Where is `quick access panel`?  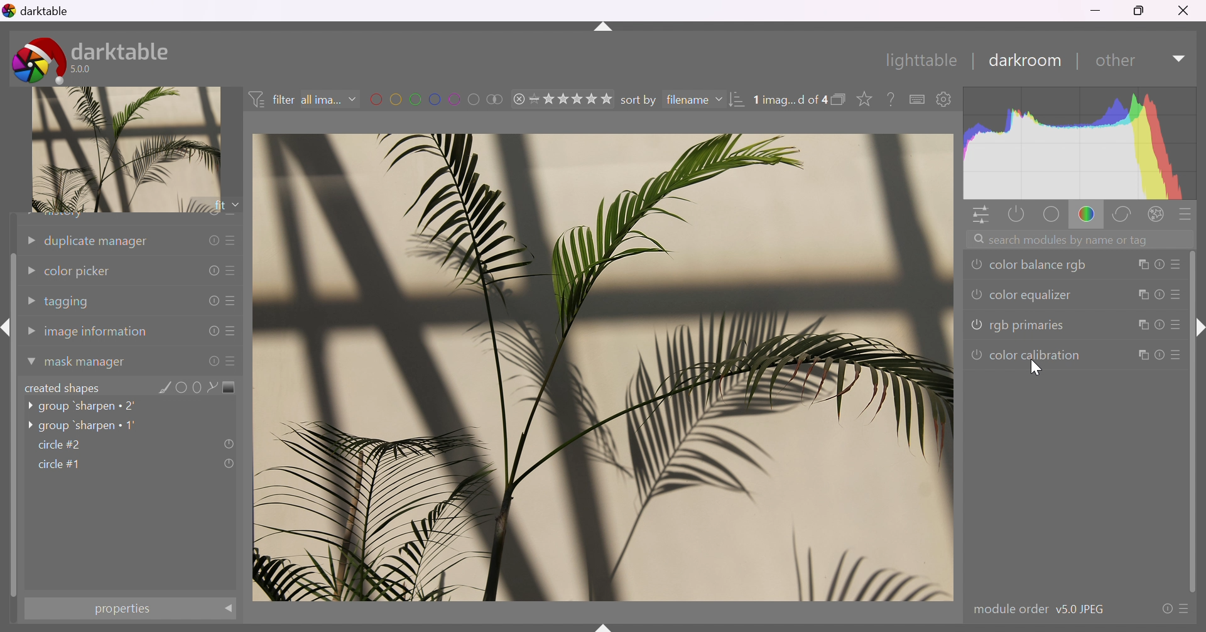
quick access panel is located at coordinates (980, 215).